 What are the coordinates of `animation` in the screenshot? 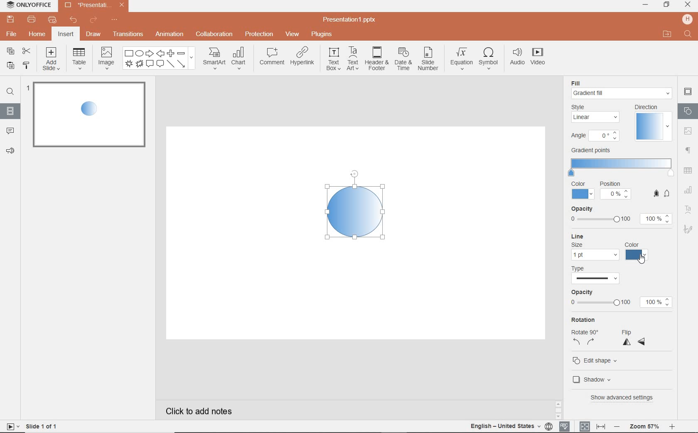 It's located at (170, 35).